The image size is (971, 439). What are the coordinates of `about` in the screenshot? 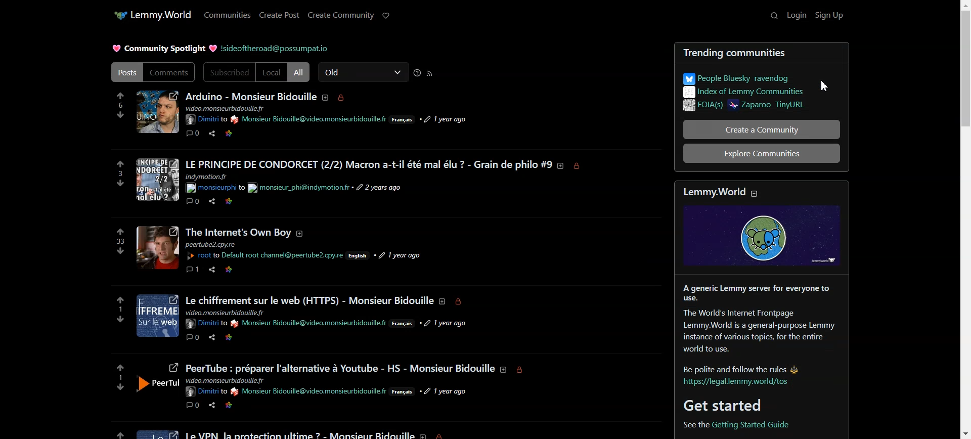 It's located at (425, 434).